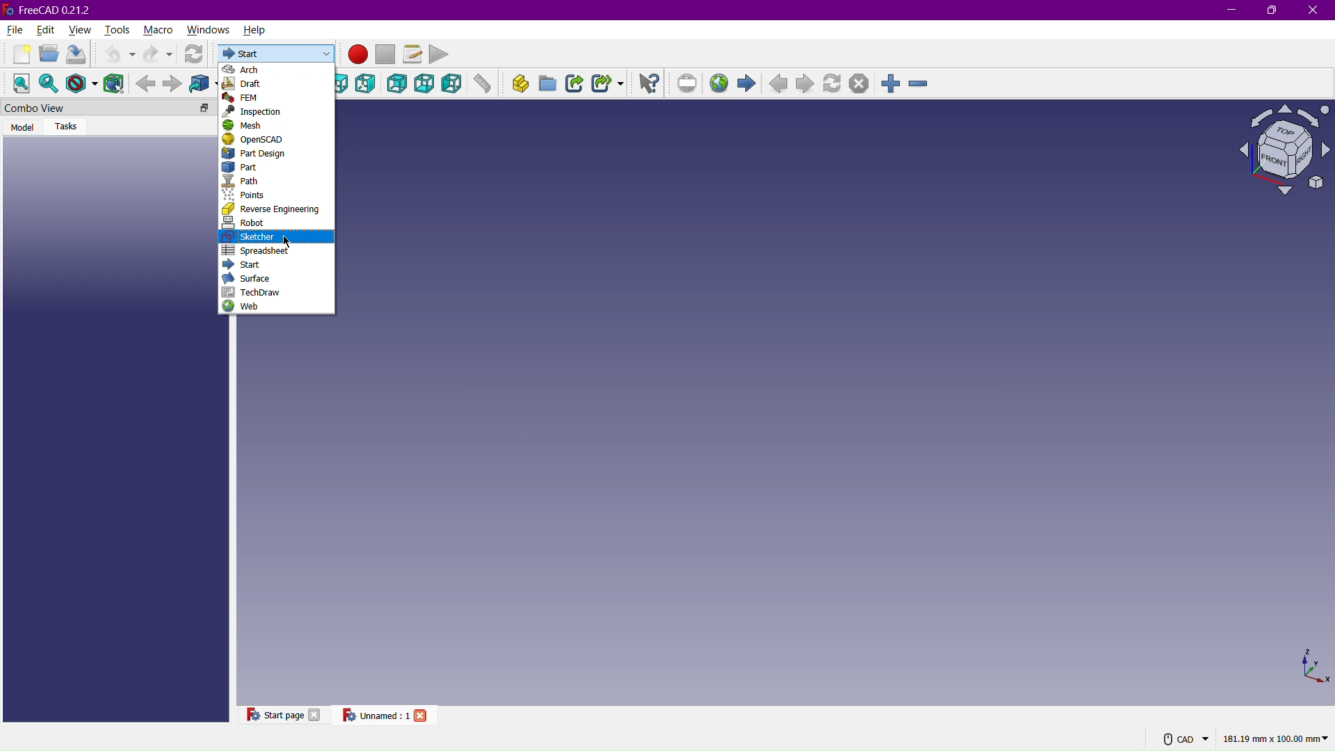  What do you see at coordinates (777, 86) in the screenshot?
I see `Previous Page` at bounding box center [777, 86].